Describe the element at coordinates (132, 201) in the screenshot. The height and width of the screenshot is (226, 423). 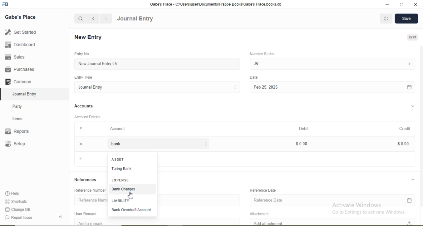
I see `Liability` at that location.